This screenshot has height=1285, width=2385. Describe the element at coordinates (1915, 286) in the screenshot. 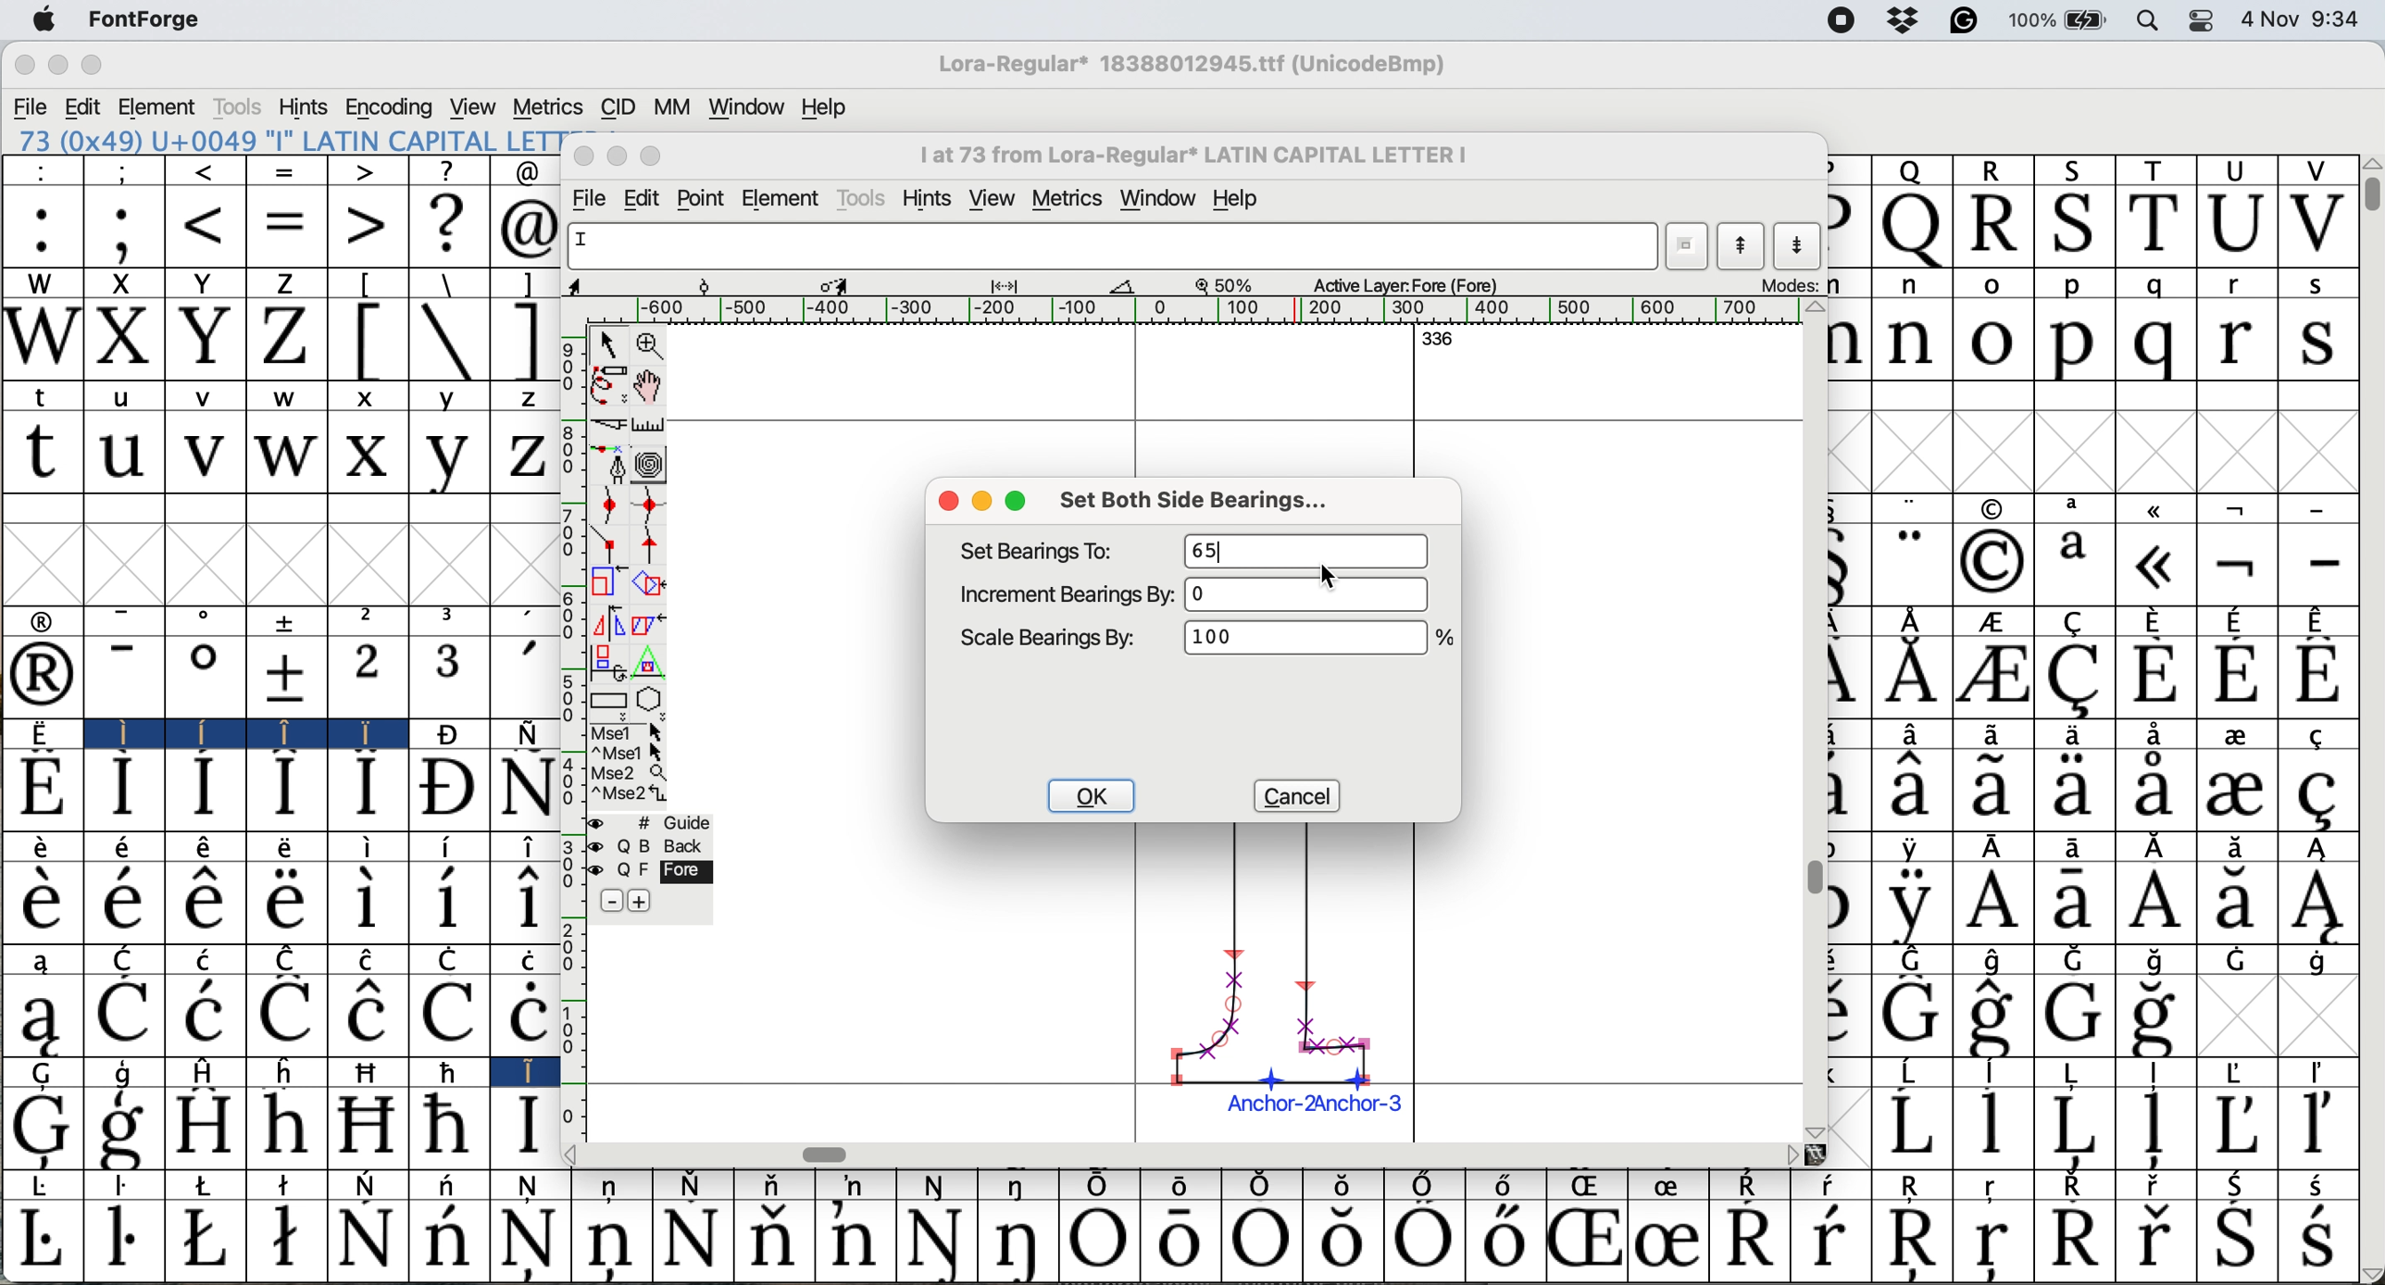

I see `n` at that location.